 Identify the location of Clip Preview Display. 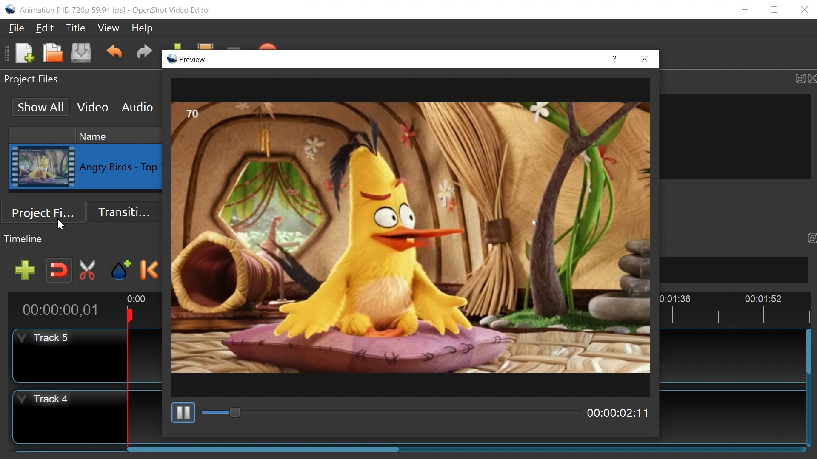
(412, 238).